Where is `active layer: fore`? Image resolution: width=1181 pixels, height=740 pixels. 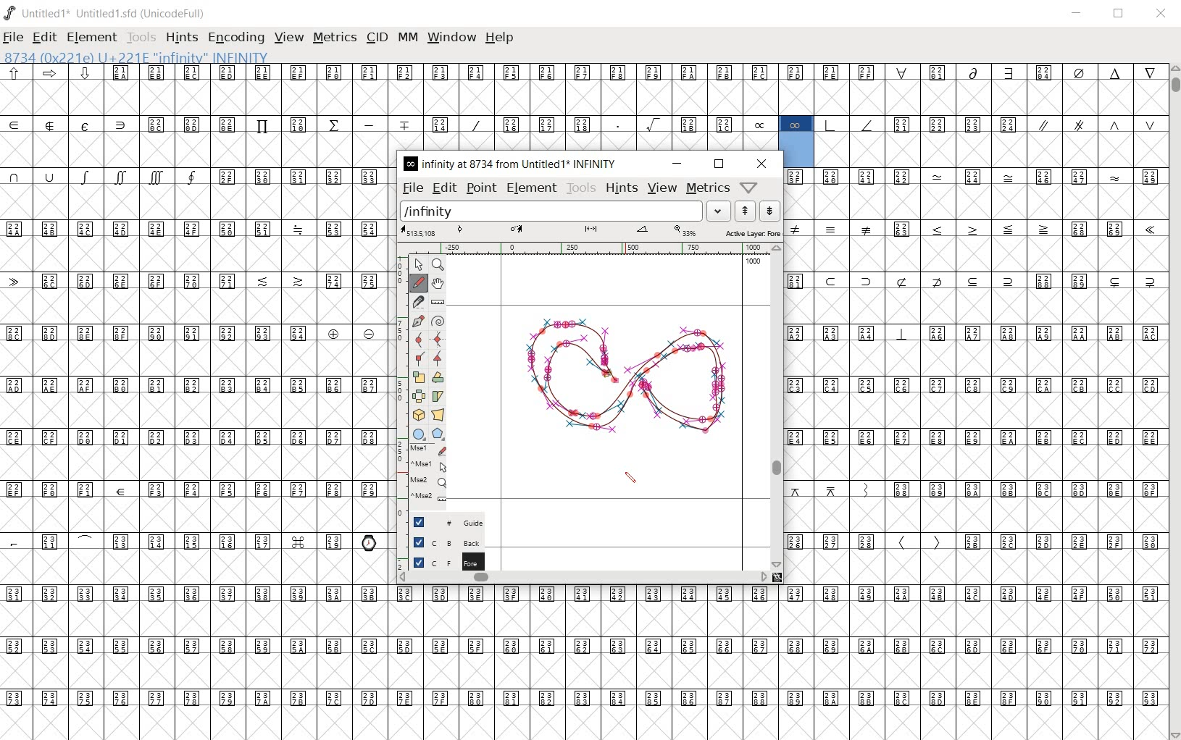
active layer: fore is located at coordinates (590, 232).